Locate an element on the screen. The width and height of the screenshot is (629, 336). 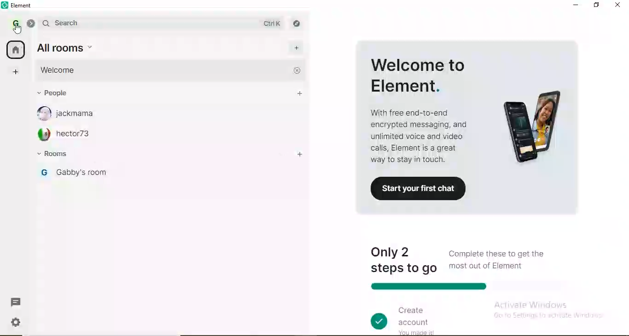
people is located at coordinates (55, 91).